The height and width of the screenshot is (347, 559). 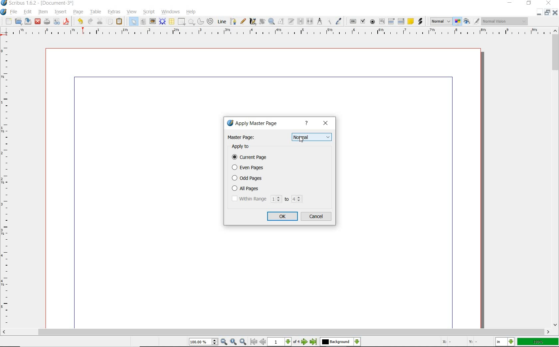 What do you see at coordinates (190, 12) in the screenshot?
I see `help` at bounding box center [190, 12].